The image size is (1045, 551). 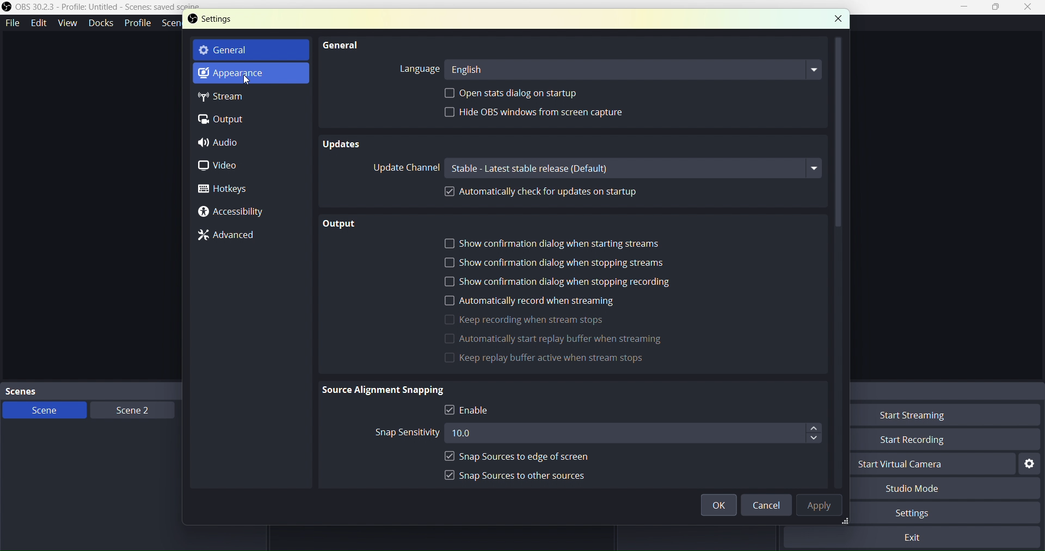 I want to click on Audio, so click(x=223, y=144).